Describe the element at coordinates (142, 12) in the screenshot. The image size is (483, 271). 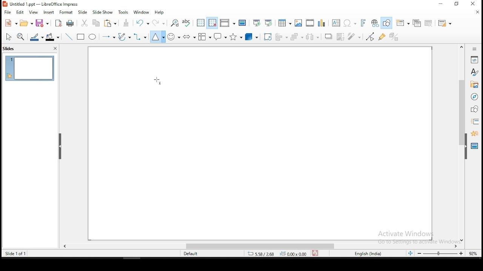
I see `window` at that location.